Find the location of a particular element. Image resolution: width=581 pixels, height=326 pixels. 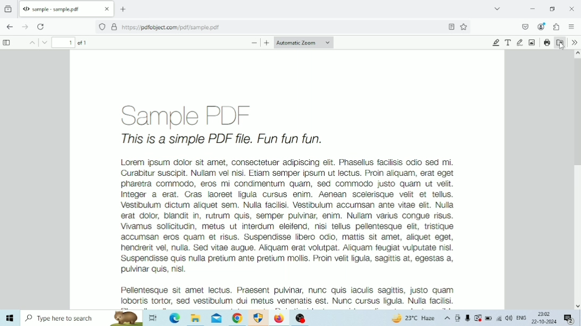

Print is located at coordinates (547, 42).